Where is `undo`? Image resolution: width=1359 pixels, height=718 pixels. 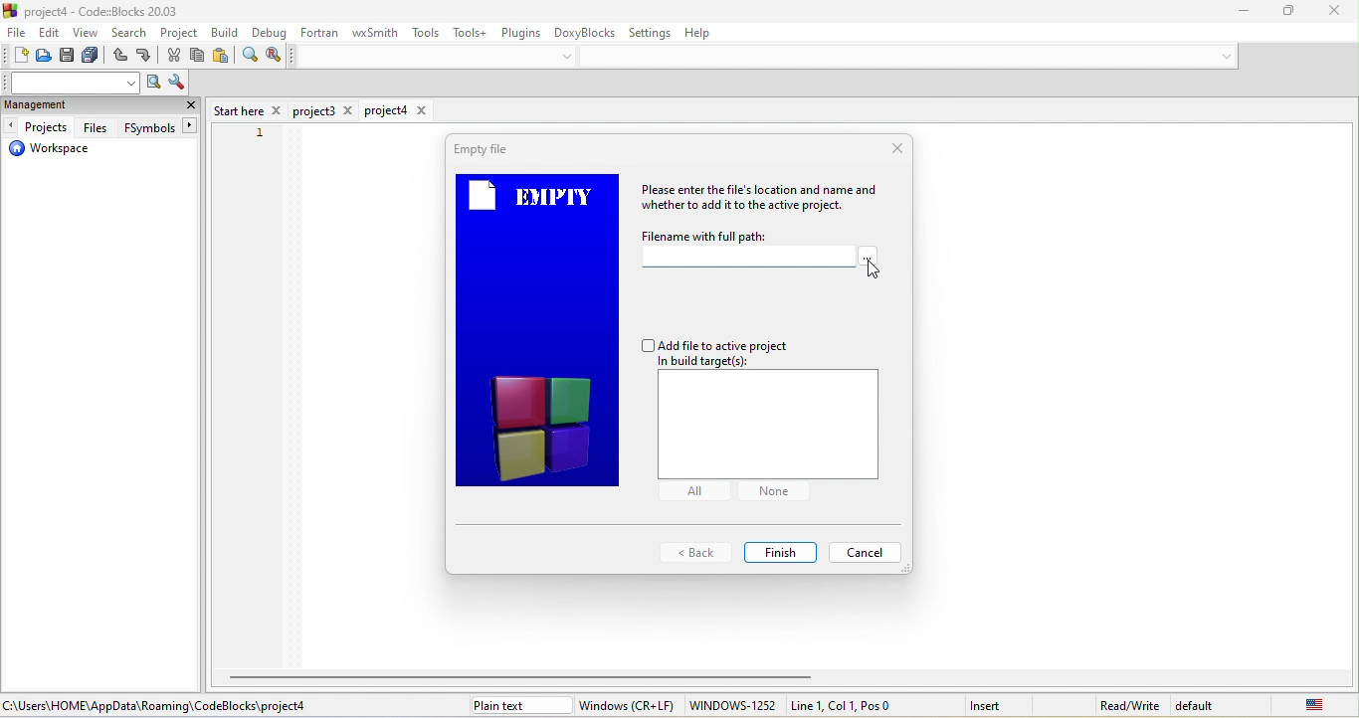 undo is located at coordinates (119, 58).